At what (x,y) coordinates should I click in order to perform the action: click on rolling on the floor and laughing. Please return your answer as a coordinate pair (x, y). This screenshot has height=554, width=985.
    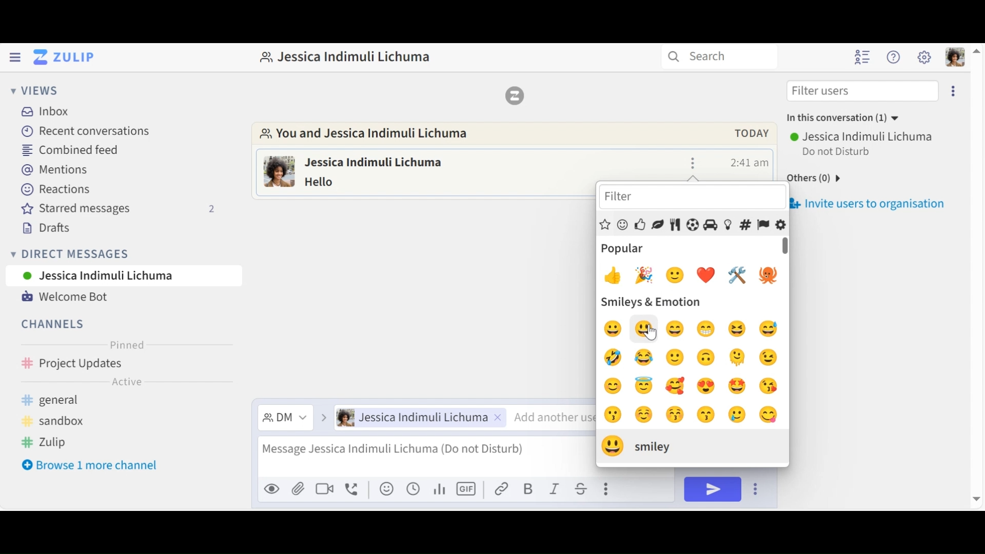
    Looking at the image, I should click on (612, 358).